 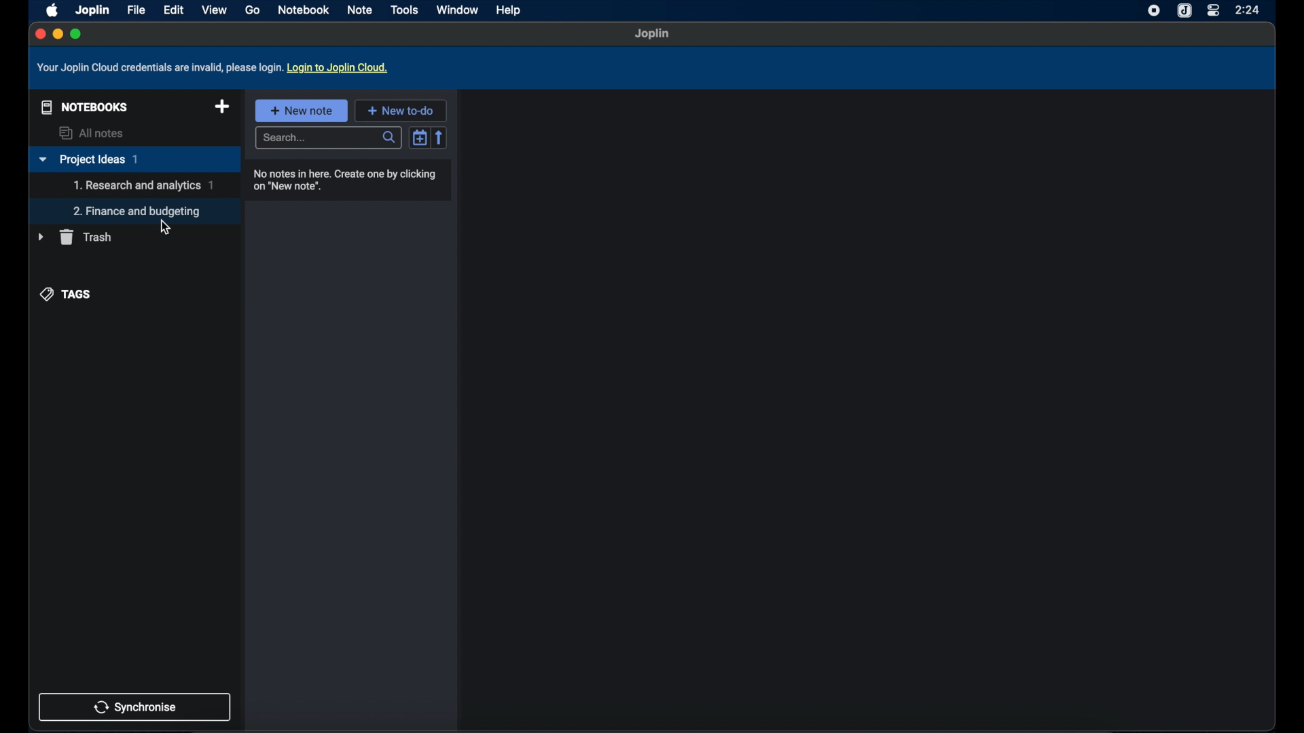 I want to click on toggle sort order field, so click(x=420, y=136).